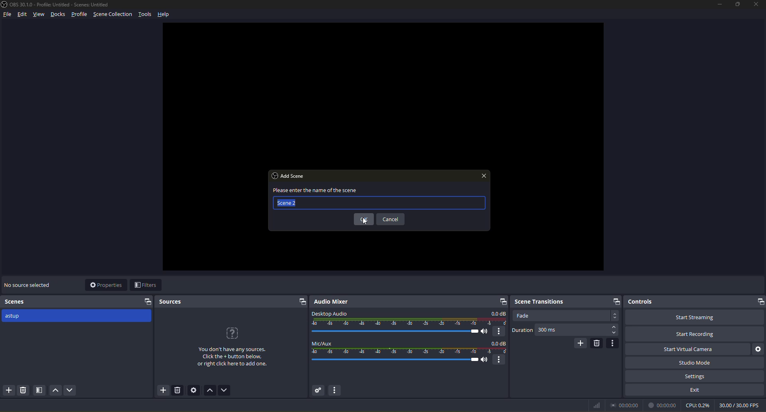  Describe the element at coordinates (71, 390) in the screenshot. I see `move scene down` at that location.